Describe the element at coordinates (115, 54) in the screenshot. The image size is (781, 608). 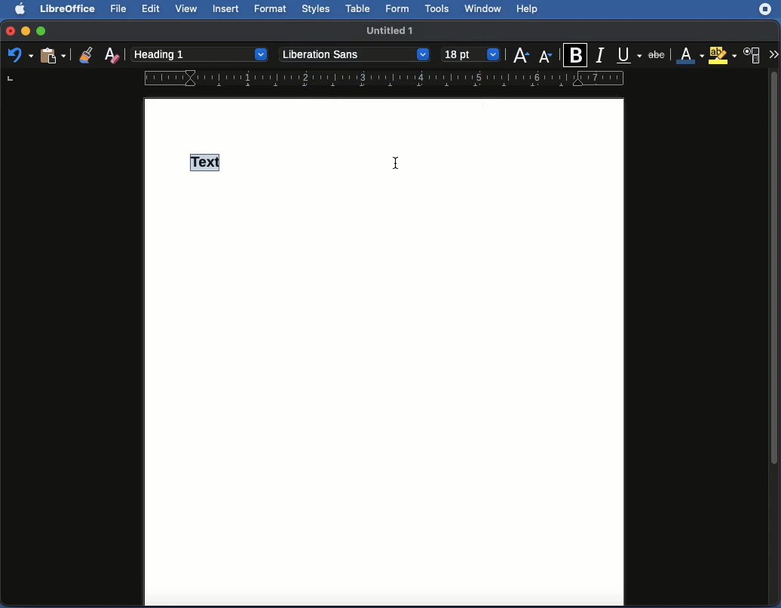
I see `Clear formatting` at that location.